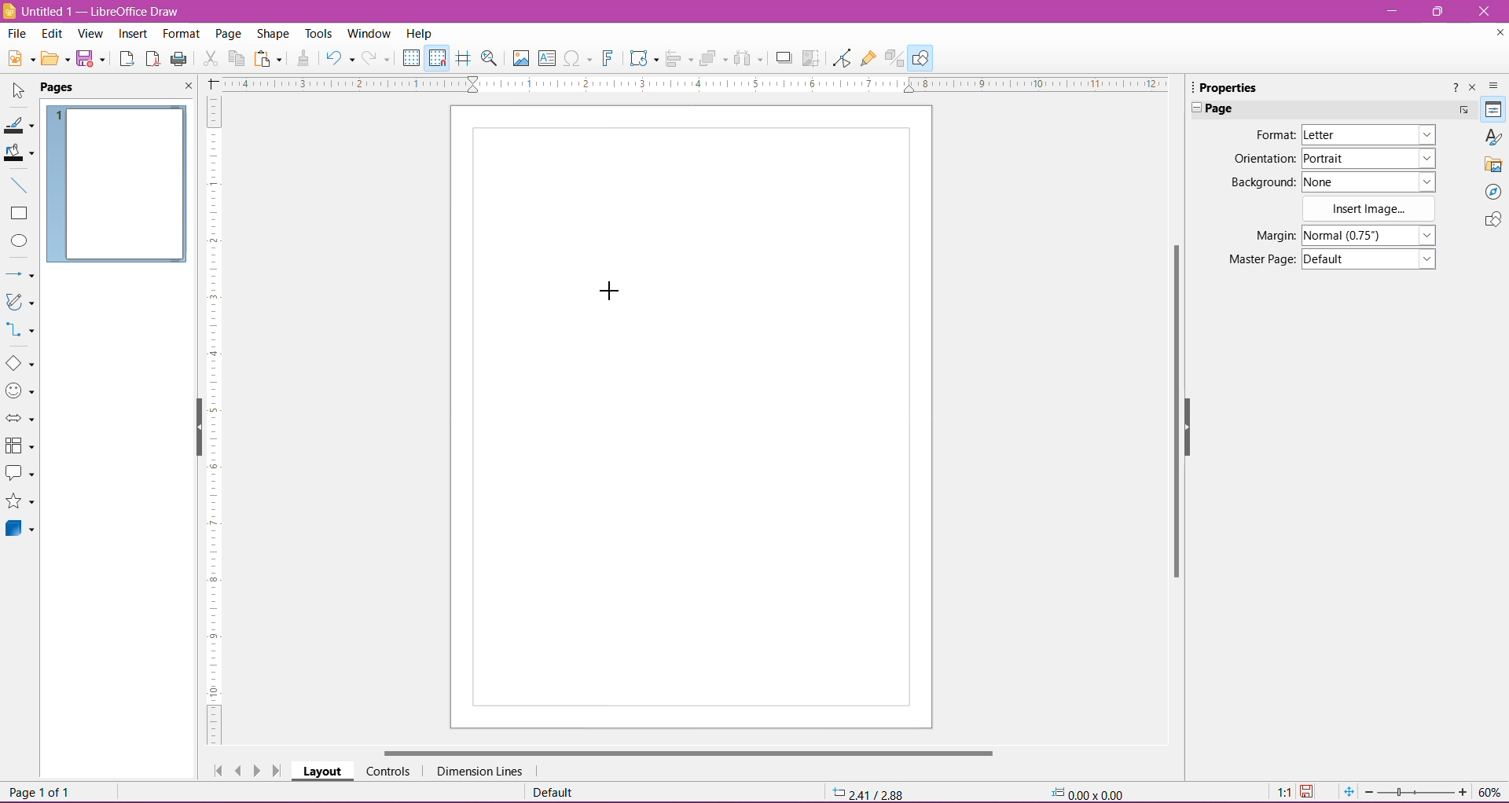  I want to click on Orientation, so click(1264, 160).